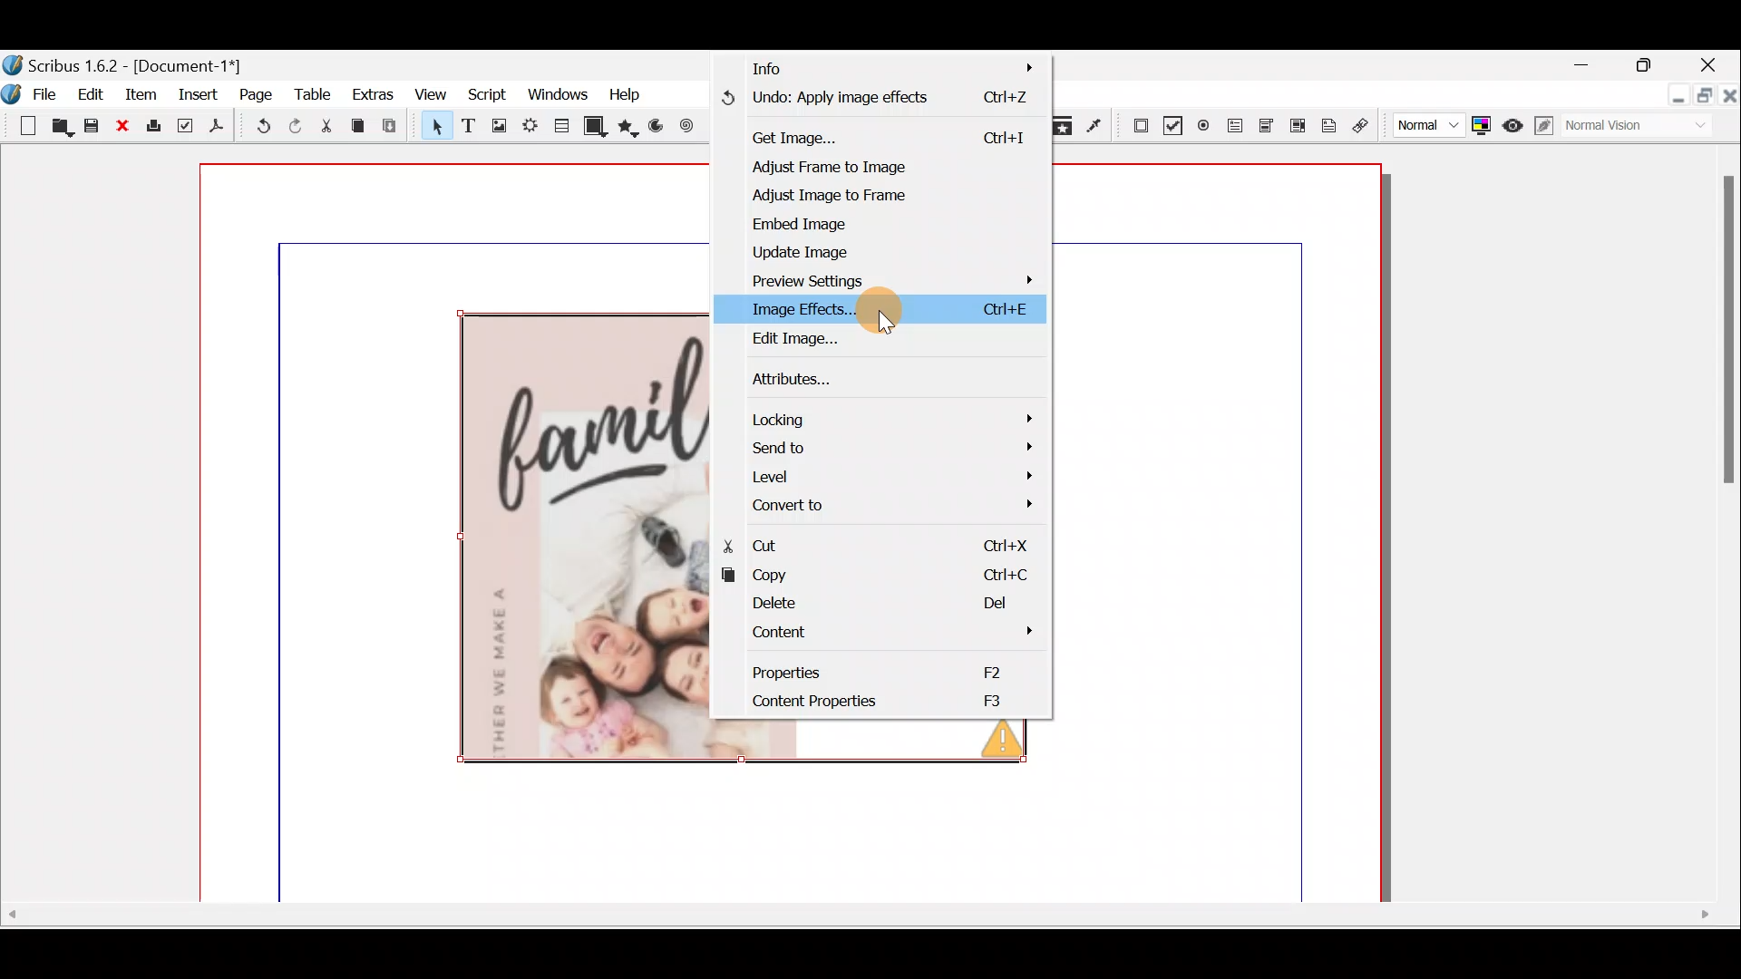  What do you see at coordinates (1096, 124) in the screenshot?
I see `Eye dropper` at bounding box center [1096, 124].